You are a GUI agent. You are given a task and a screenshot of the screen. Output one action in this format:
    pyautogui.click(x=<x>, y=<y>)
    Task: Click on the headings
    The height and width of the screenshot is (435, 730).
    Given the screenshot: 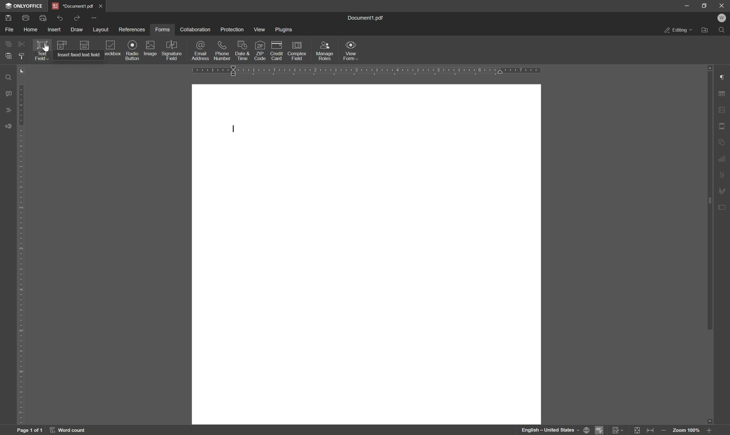 What is the action you would take?
    pyautogui.click(x=7, y=111)
    